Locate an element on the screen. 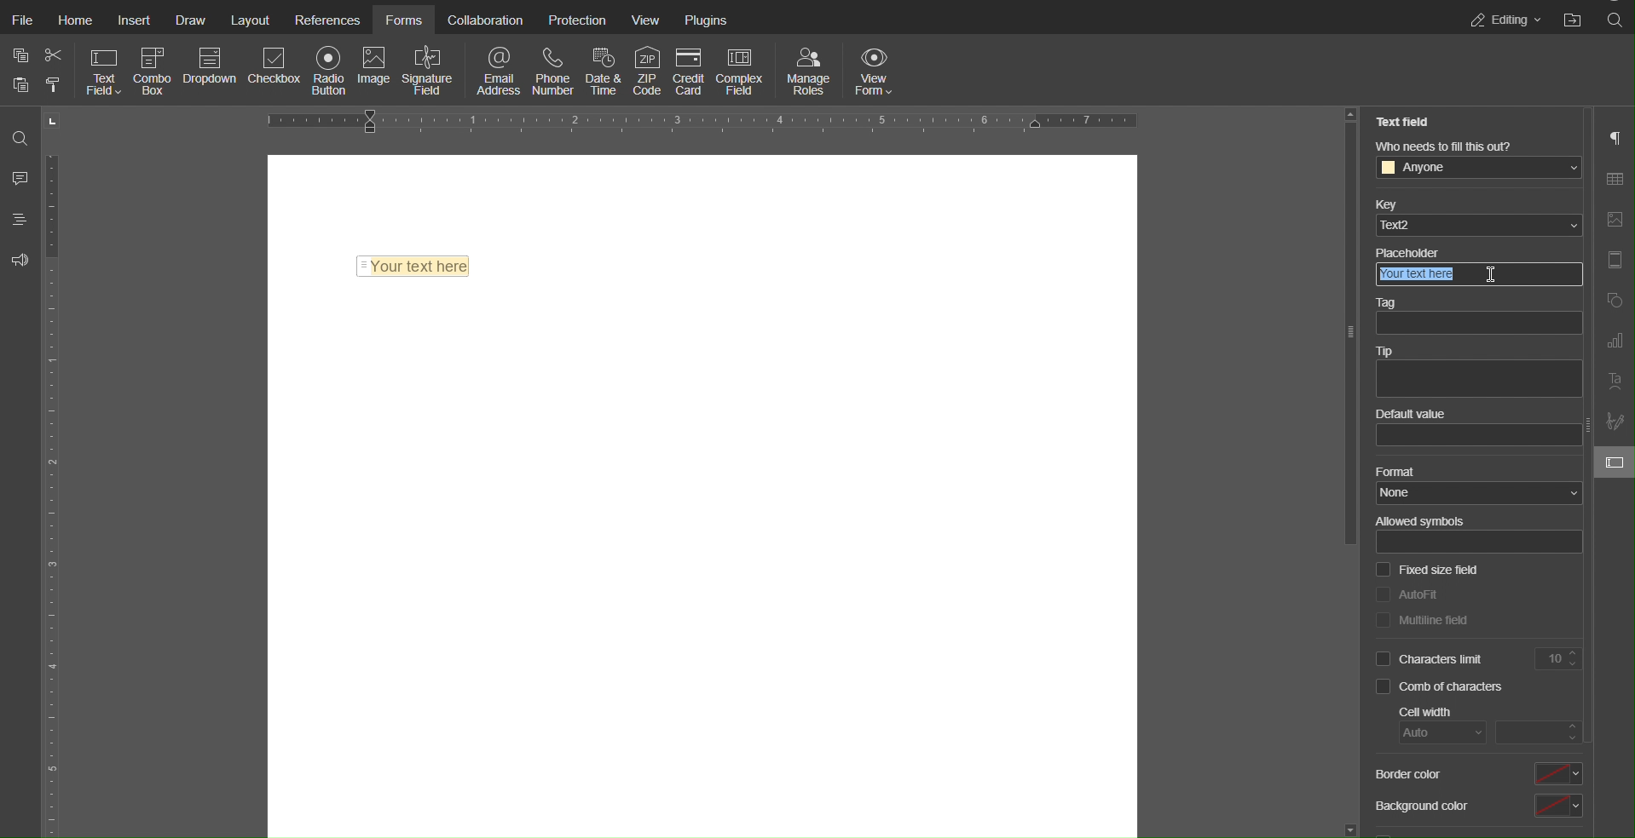 Image resolution: width=1635 pixels, height=838 pixels. Headings is located at coordinates (20, 218).